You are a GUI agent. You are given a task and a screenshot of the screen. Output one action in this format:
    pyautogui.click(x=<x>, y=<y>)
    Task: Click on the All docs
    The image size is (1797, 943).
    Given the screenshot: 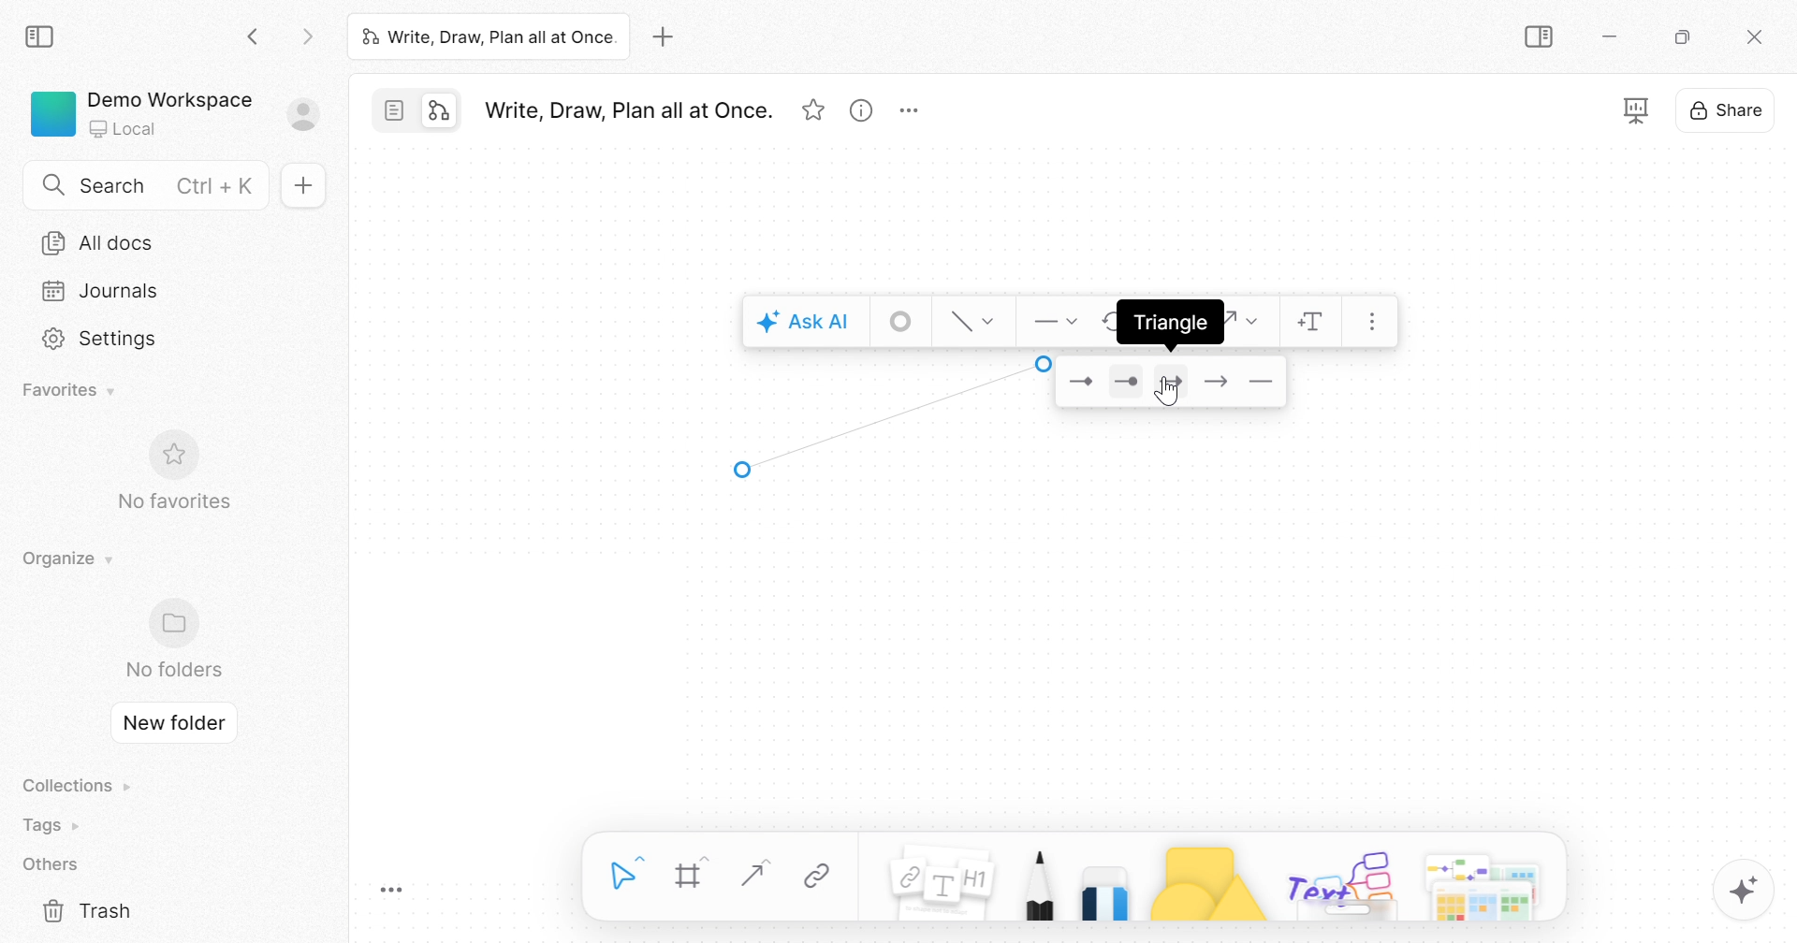 What is the action you would take?
    pyautogui.click(x=105, y=241)
    